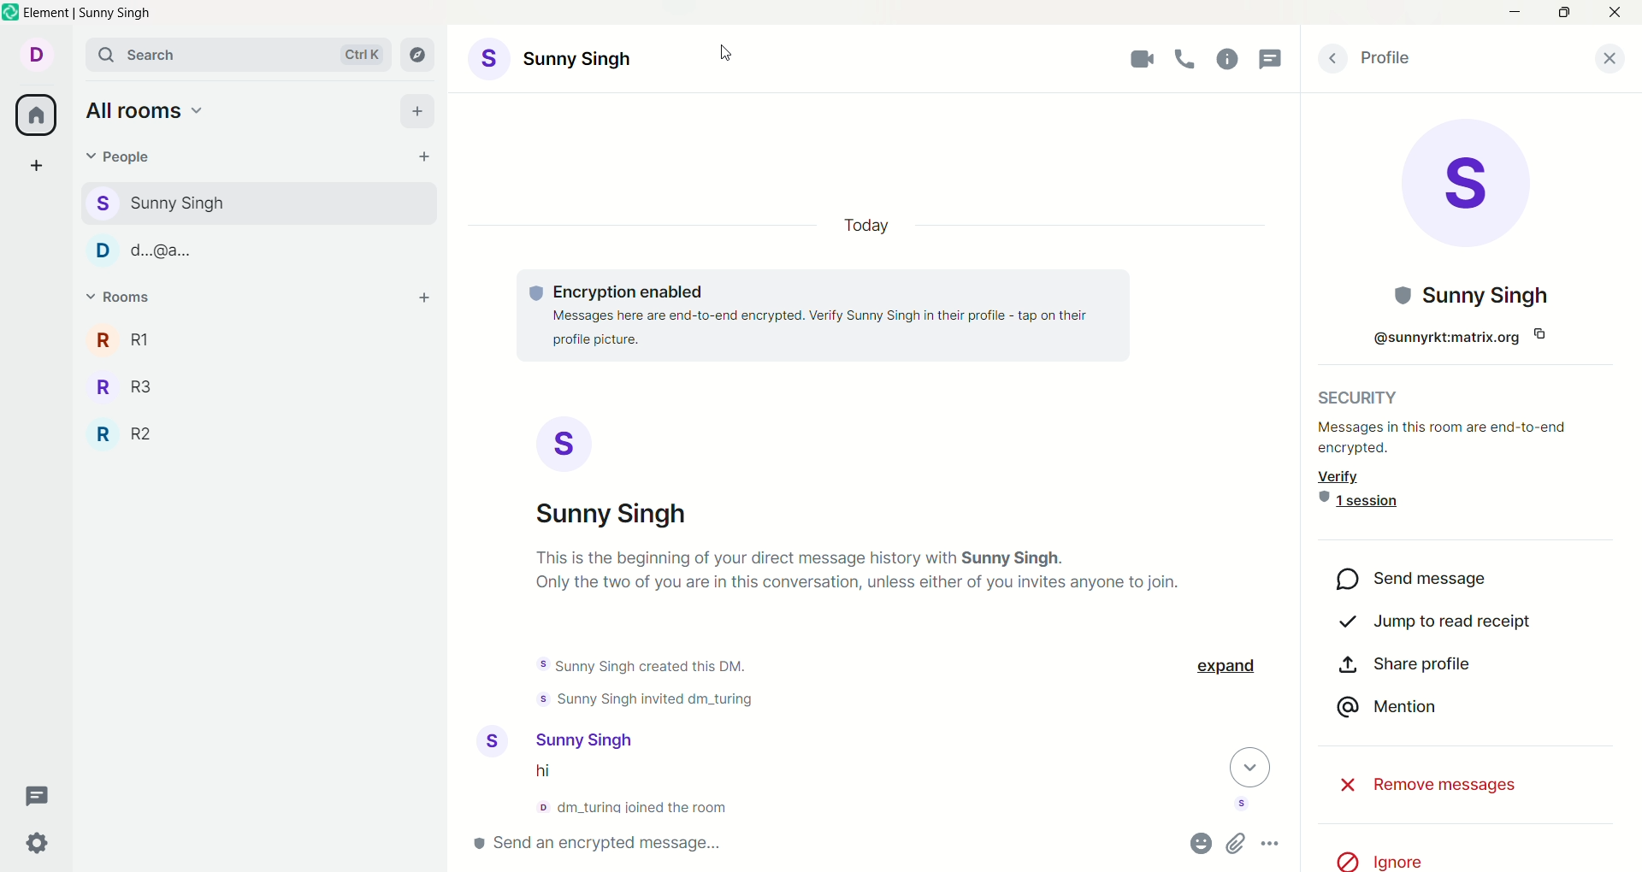  Describe the element at coordinates (1275, 60) in the screenshot. I see `Chat` at that location.